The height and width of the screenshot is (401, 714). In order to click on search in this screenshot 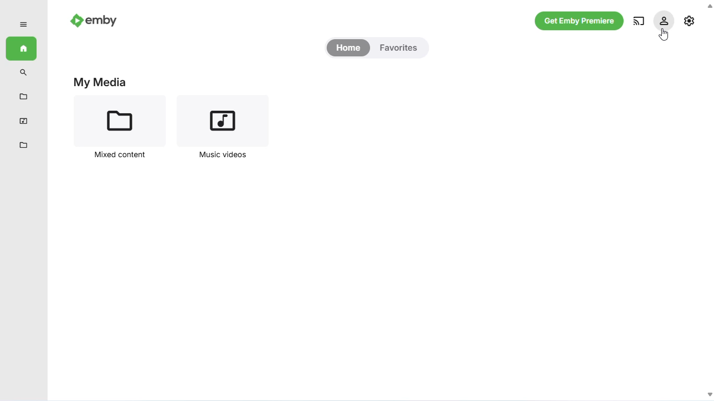, I will do `click(24, 73)`.